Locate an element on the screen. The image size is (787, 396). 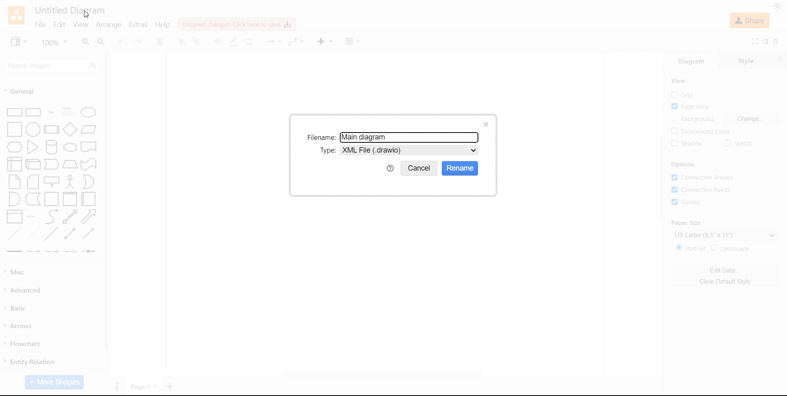
Waypoints  is located at coordinates (297, 42).